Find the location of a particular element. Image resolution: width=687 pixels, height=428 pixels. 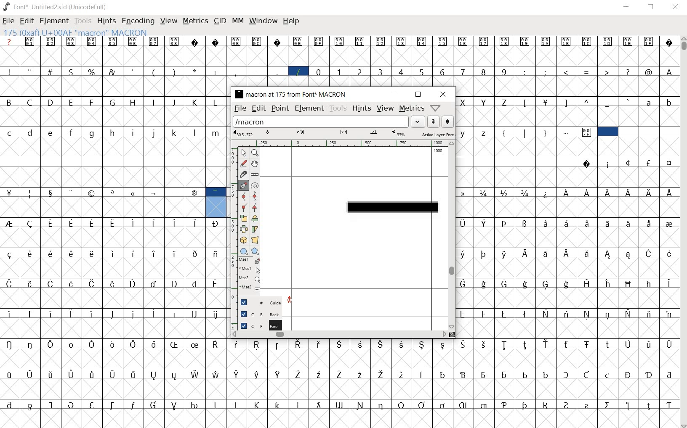

Symbol is located at coordinates (93, 223).